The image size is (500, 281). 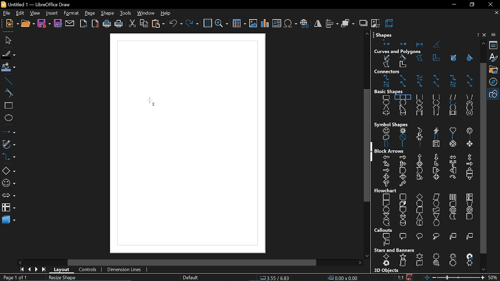 I want to click on insert table, so click(x=239, y=25).